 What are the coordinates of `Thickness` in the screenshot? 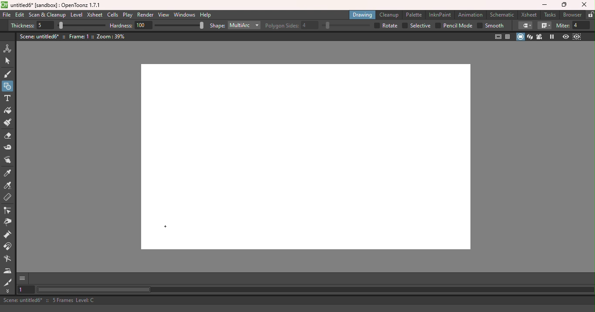 It's located at (32, 26).